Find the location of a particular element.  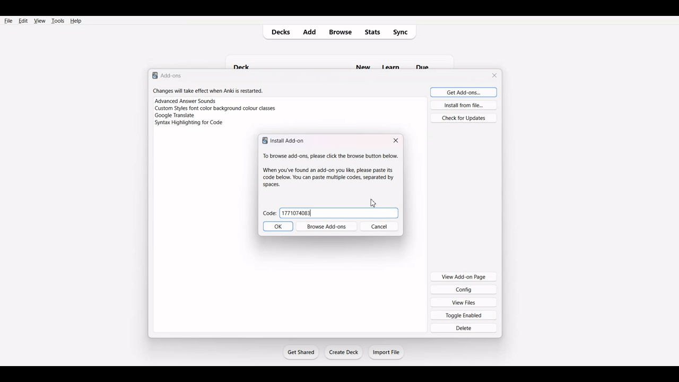

Check for Updates is located at coordinates (464, 117).